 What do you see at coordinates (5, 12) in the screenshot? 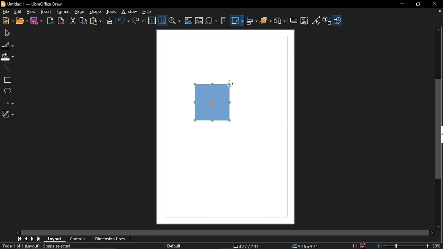
I see `File` at bounding box center [5, 12].